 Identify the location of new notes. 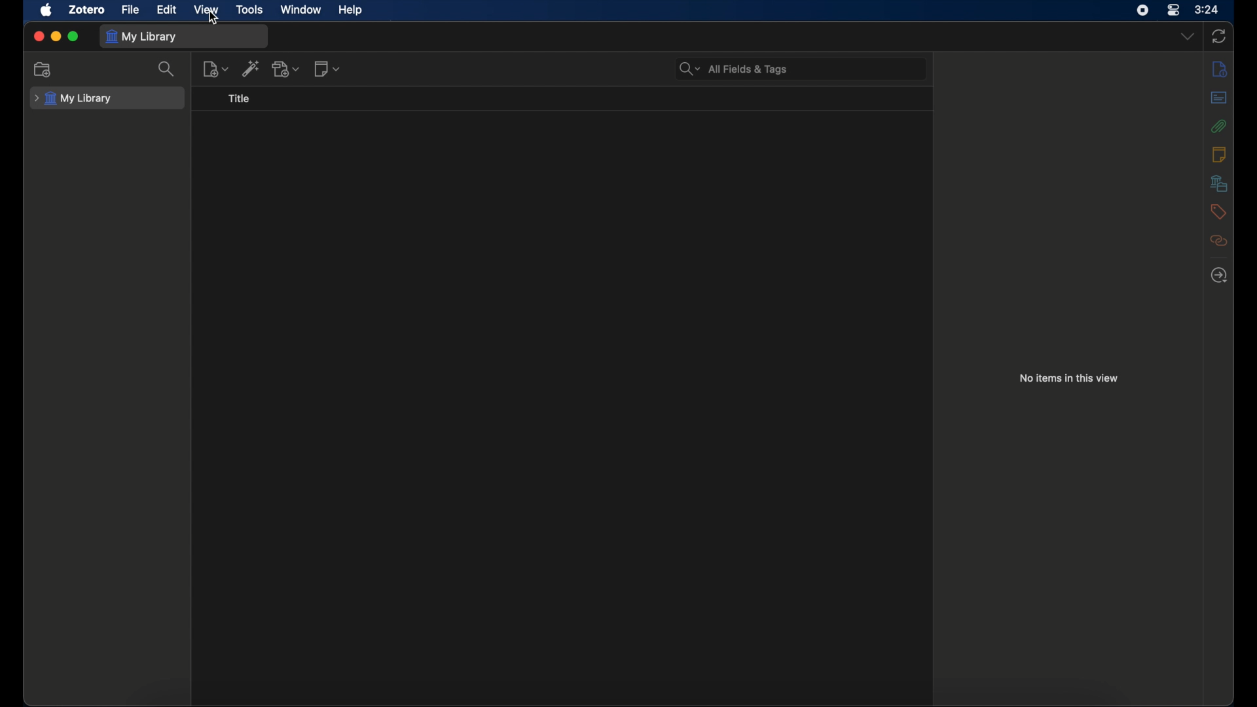
(329, 69).